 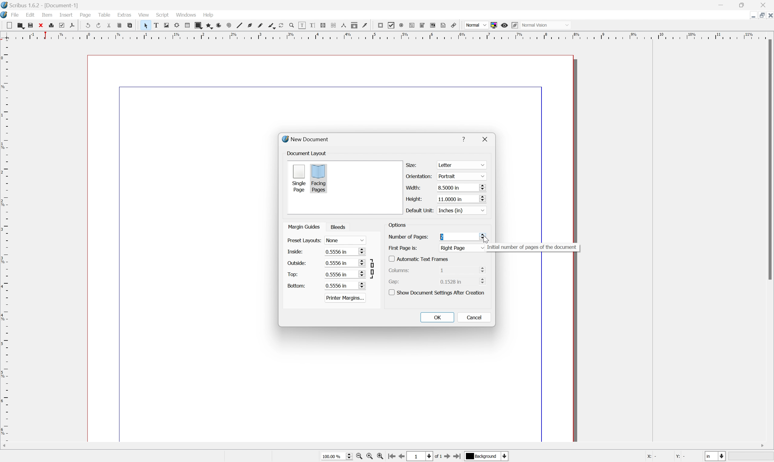 What do you see at coordinates (419, 210) in the screenshot?
I see `default unit` at bounding box center [419, 210].